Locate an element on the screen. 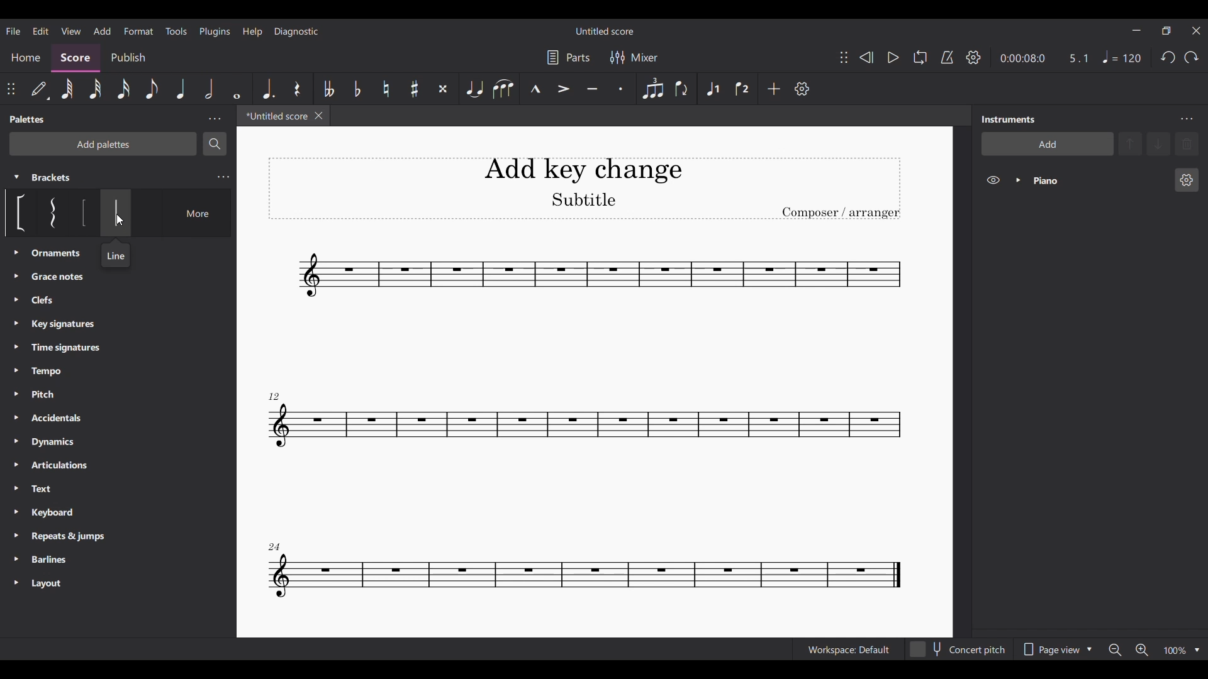 This screenshot has width=1208, height=679. File menu is located at coordinates (13, 31).